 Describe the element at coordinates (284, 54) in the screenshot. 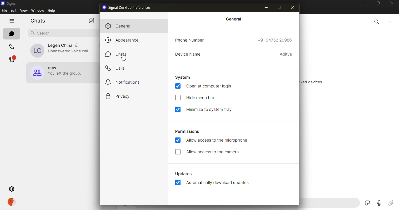

I see `name` at that location.